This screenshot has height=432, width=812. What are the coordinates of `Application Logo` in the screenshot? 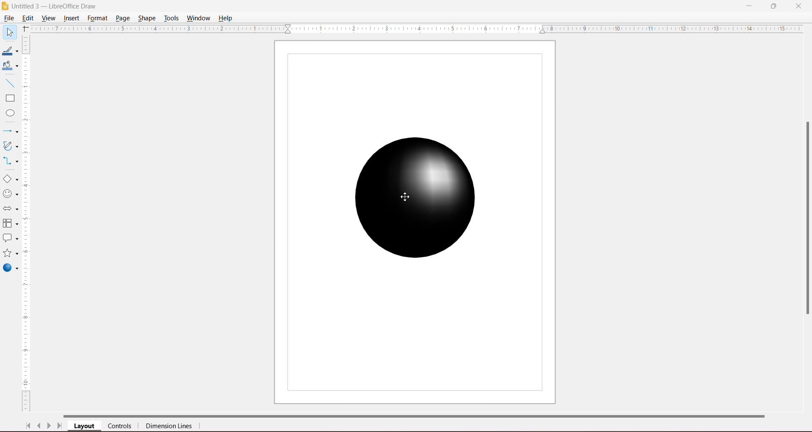 It's located at (5, 6).